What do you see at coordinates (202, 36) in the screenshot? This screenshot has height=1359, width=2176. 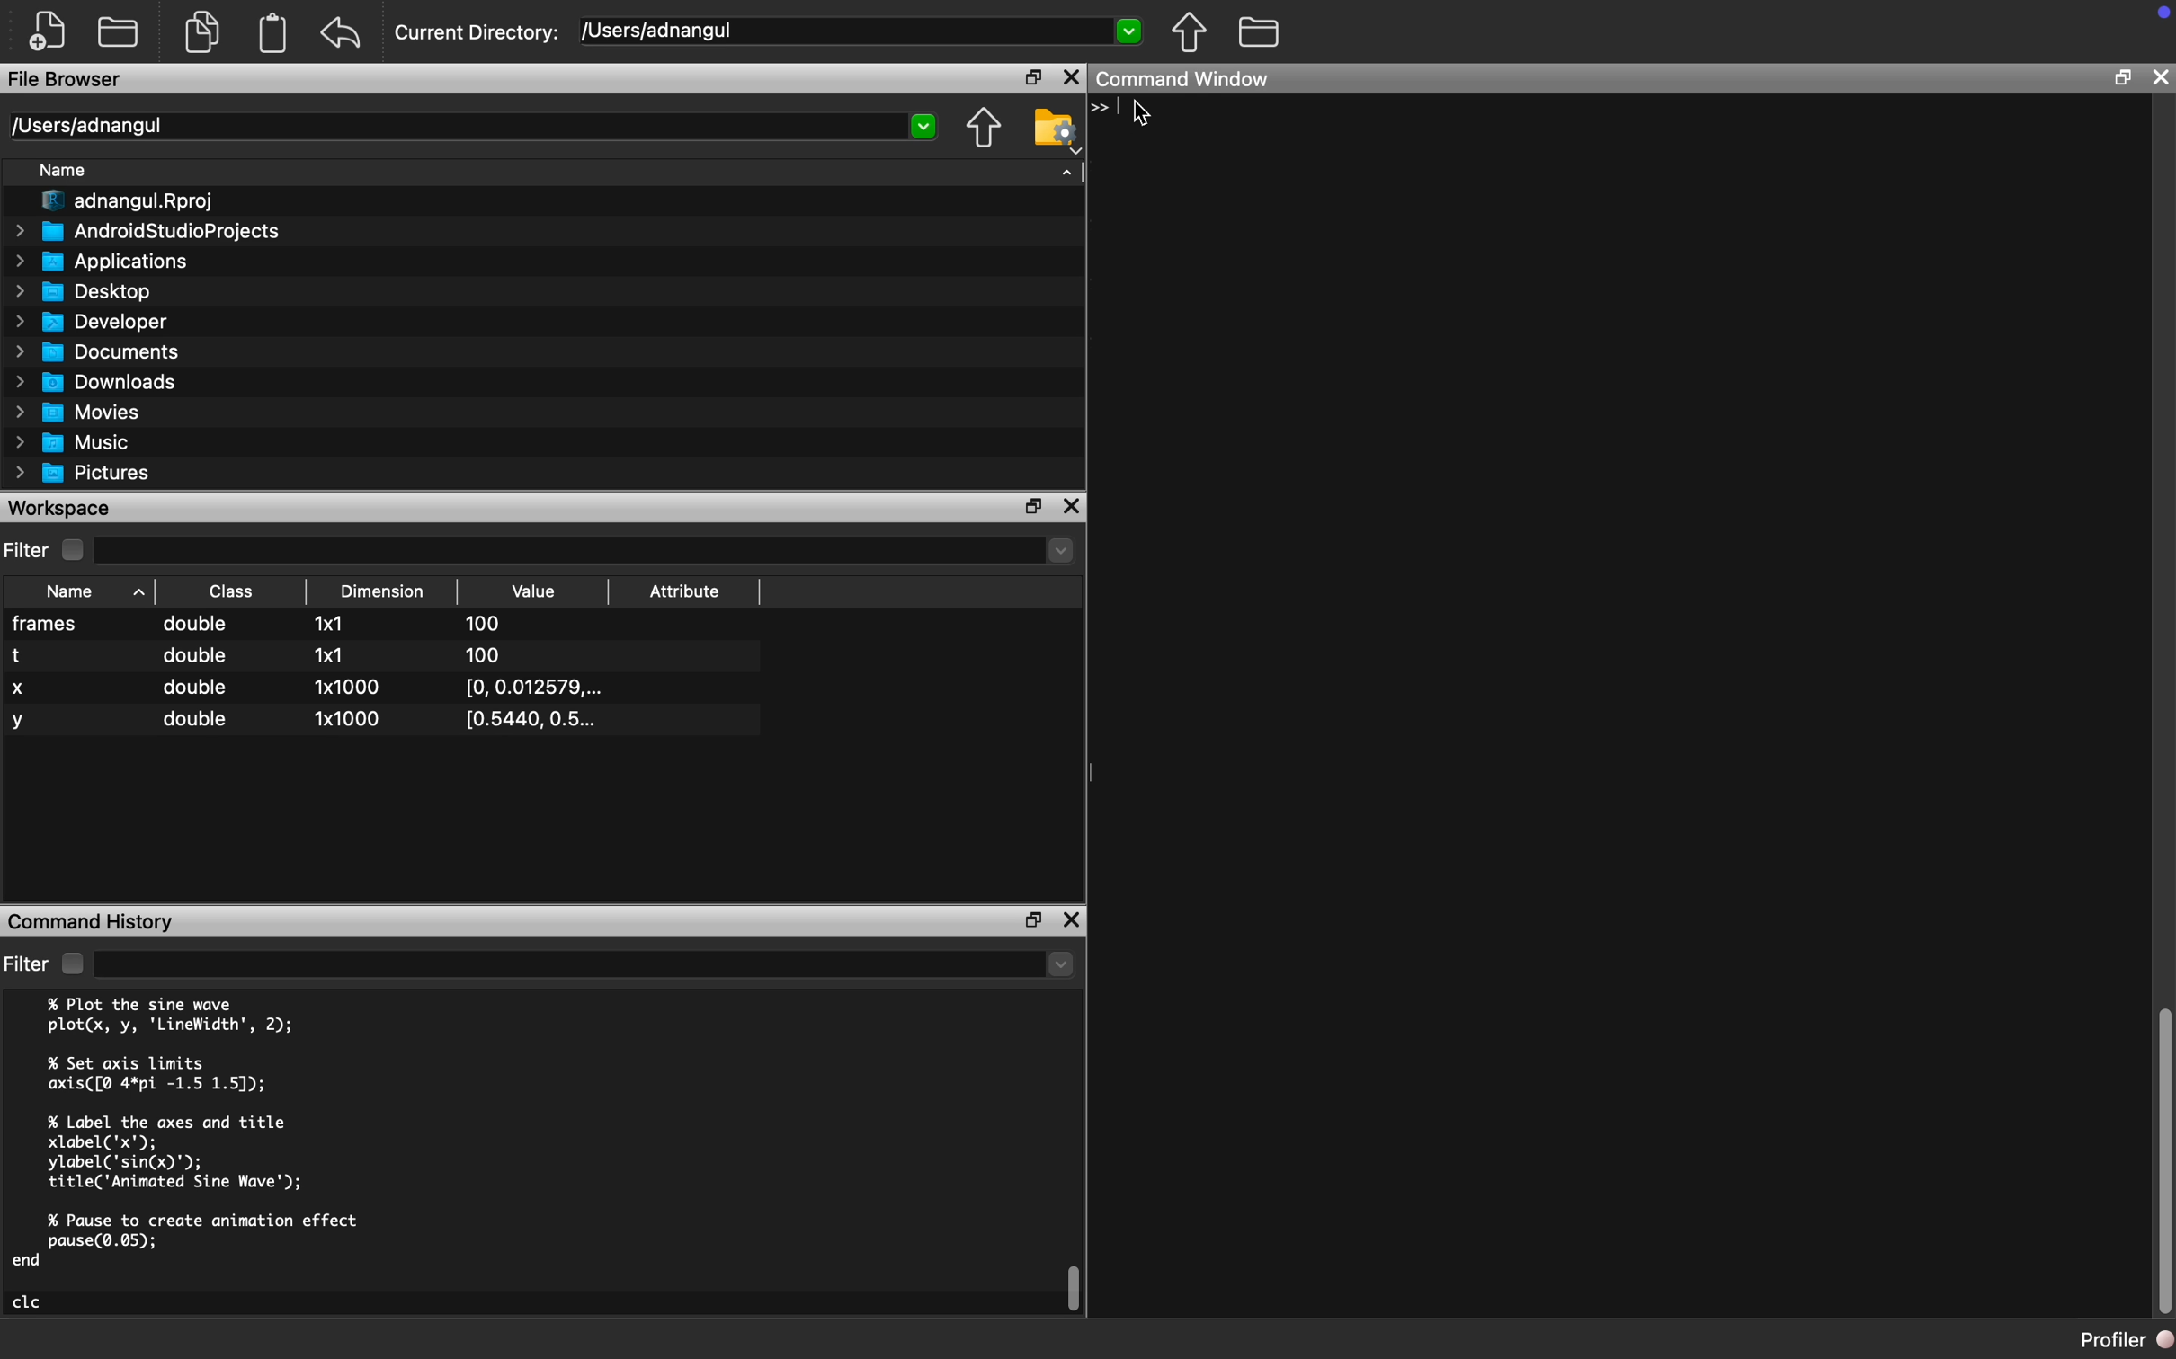 I see `Copy` at bounding box center [202, 36].